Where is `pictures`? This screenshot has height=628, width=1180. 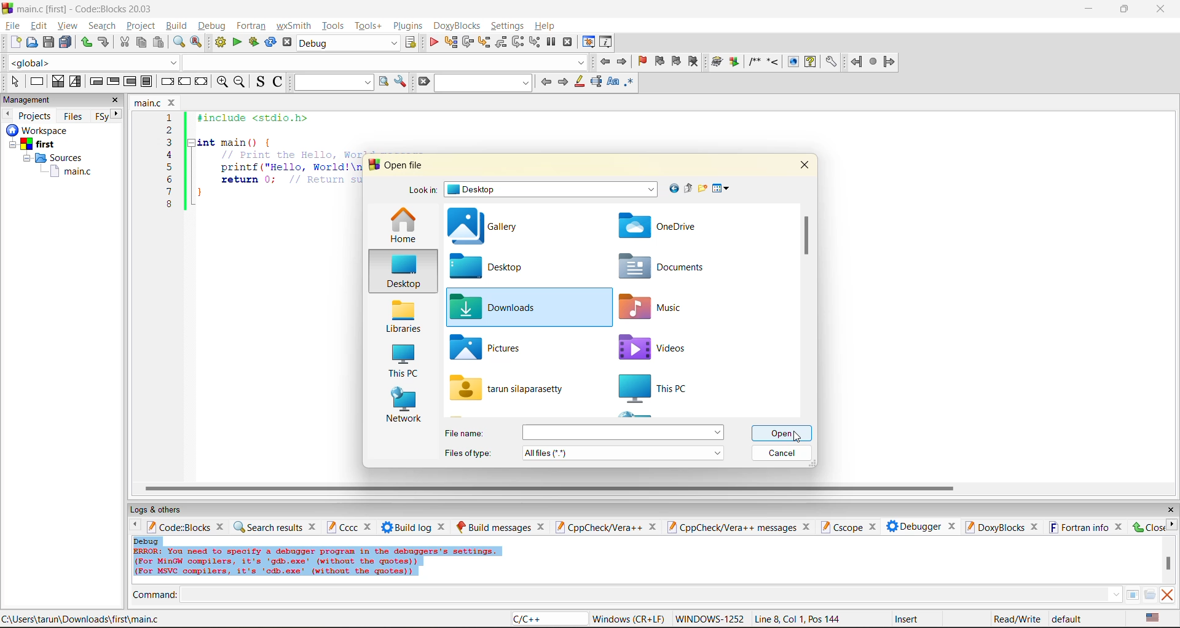 pictures is located at coordinates (498, 348).